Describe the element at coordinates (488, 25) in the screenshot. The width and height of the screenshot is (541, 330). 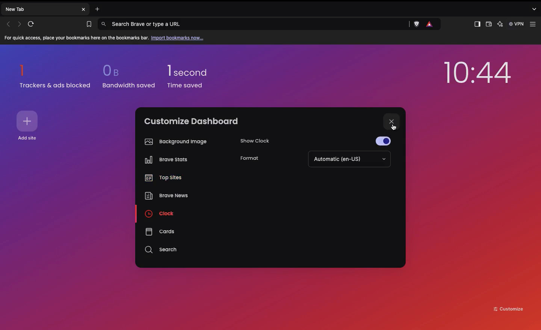
I see `Wallet` at that location.